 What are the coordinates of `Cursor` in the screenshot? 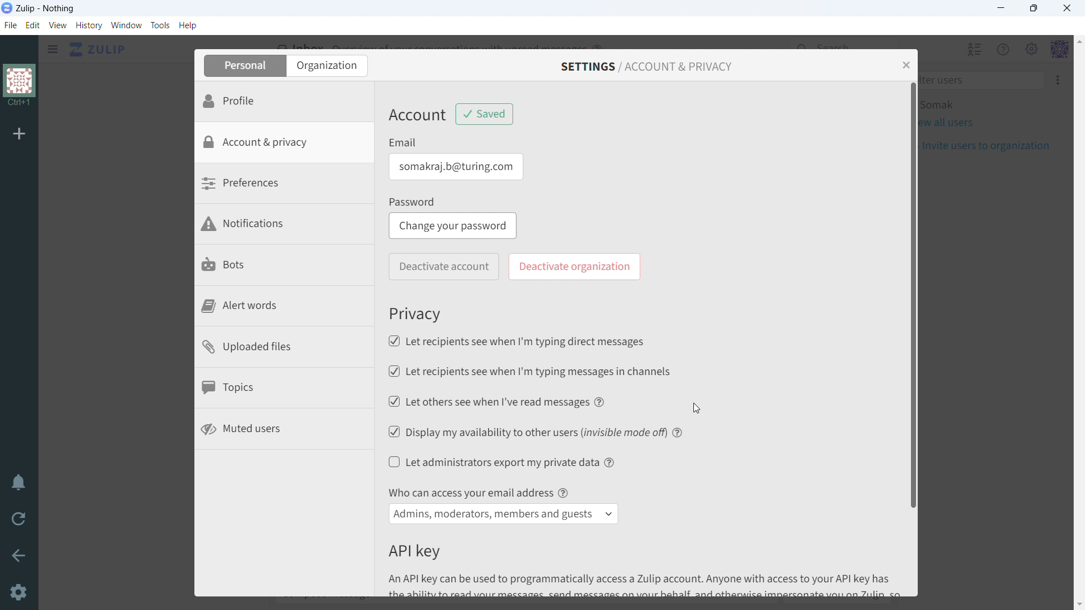 It's located at (697, 408).